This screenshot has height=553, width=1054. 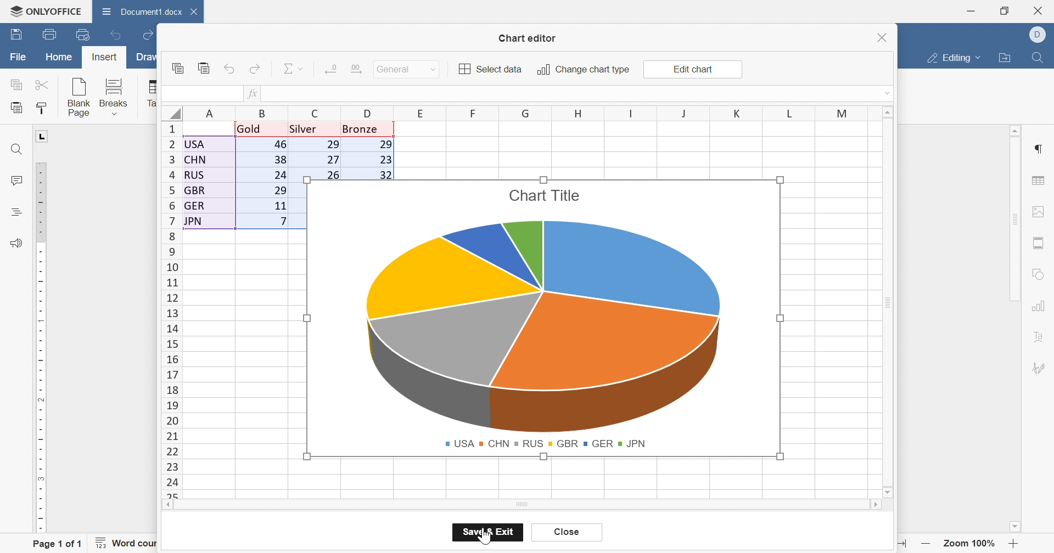 What do you see at coordinates (1041, 179) in the screenshot?
I see `Table settings` at bounding box center [1041, 179].